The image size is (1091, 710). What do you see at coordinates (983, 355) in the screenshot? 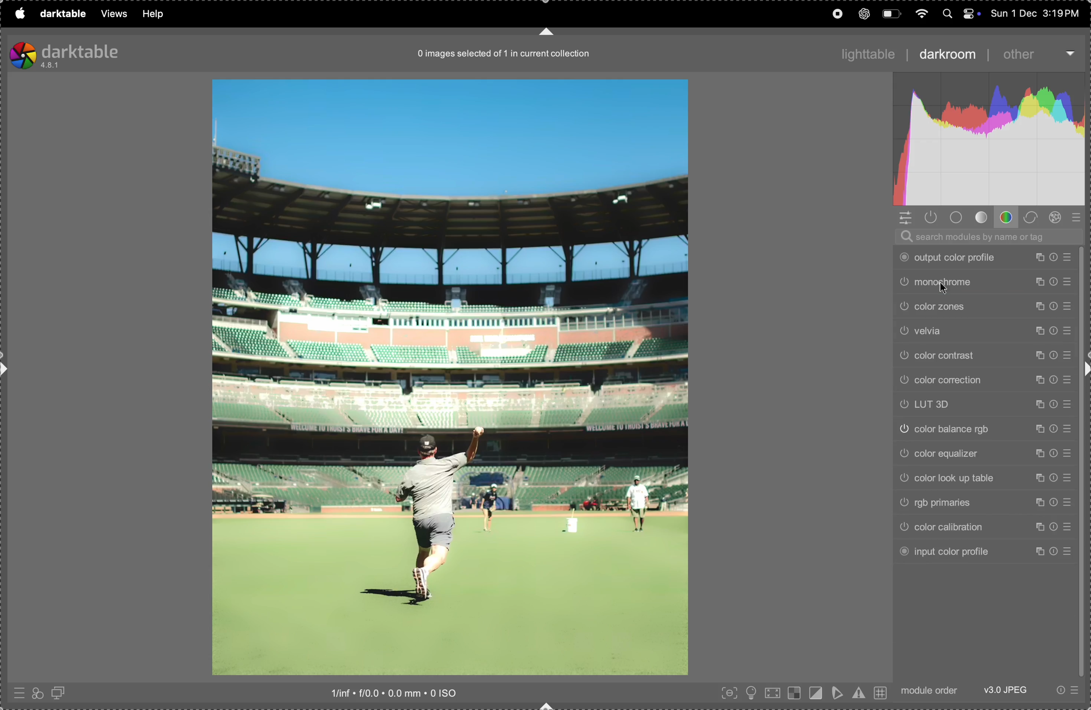
I see `color contrast` at bounding box center [983, 355].